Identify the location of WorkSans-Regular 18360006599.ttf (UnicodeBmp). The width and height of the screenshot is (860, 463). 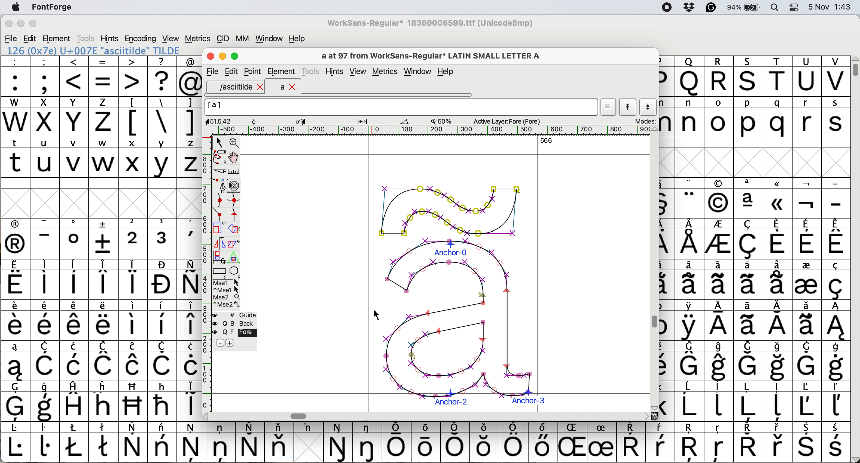
(430, 24).